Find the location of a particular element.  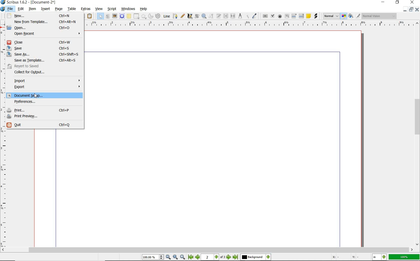

link text frames is located at coordinates (226, 16).